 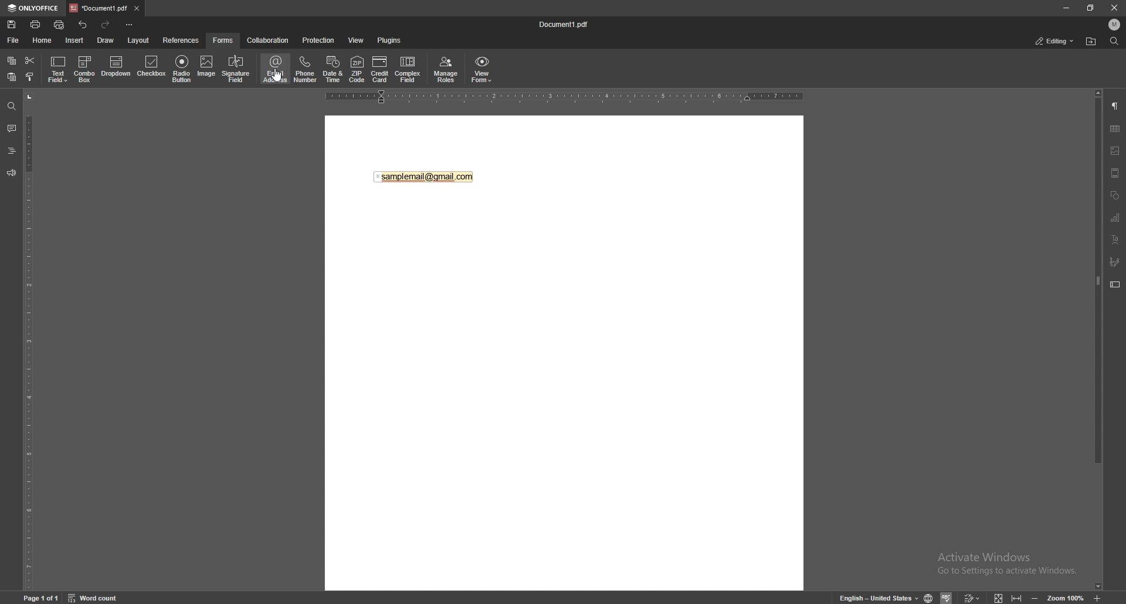 I want to click on references, so click(x=181, y=40).